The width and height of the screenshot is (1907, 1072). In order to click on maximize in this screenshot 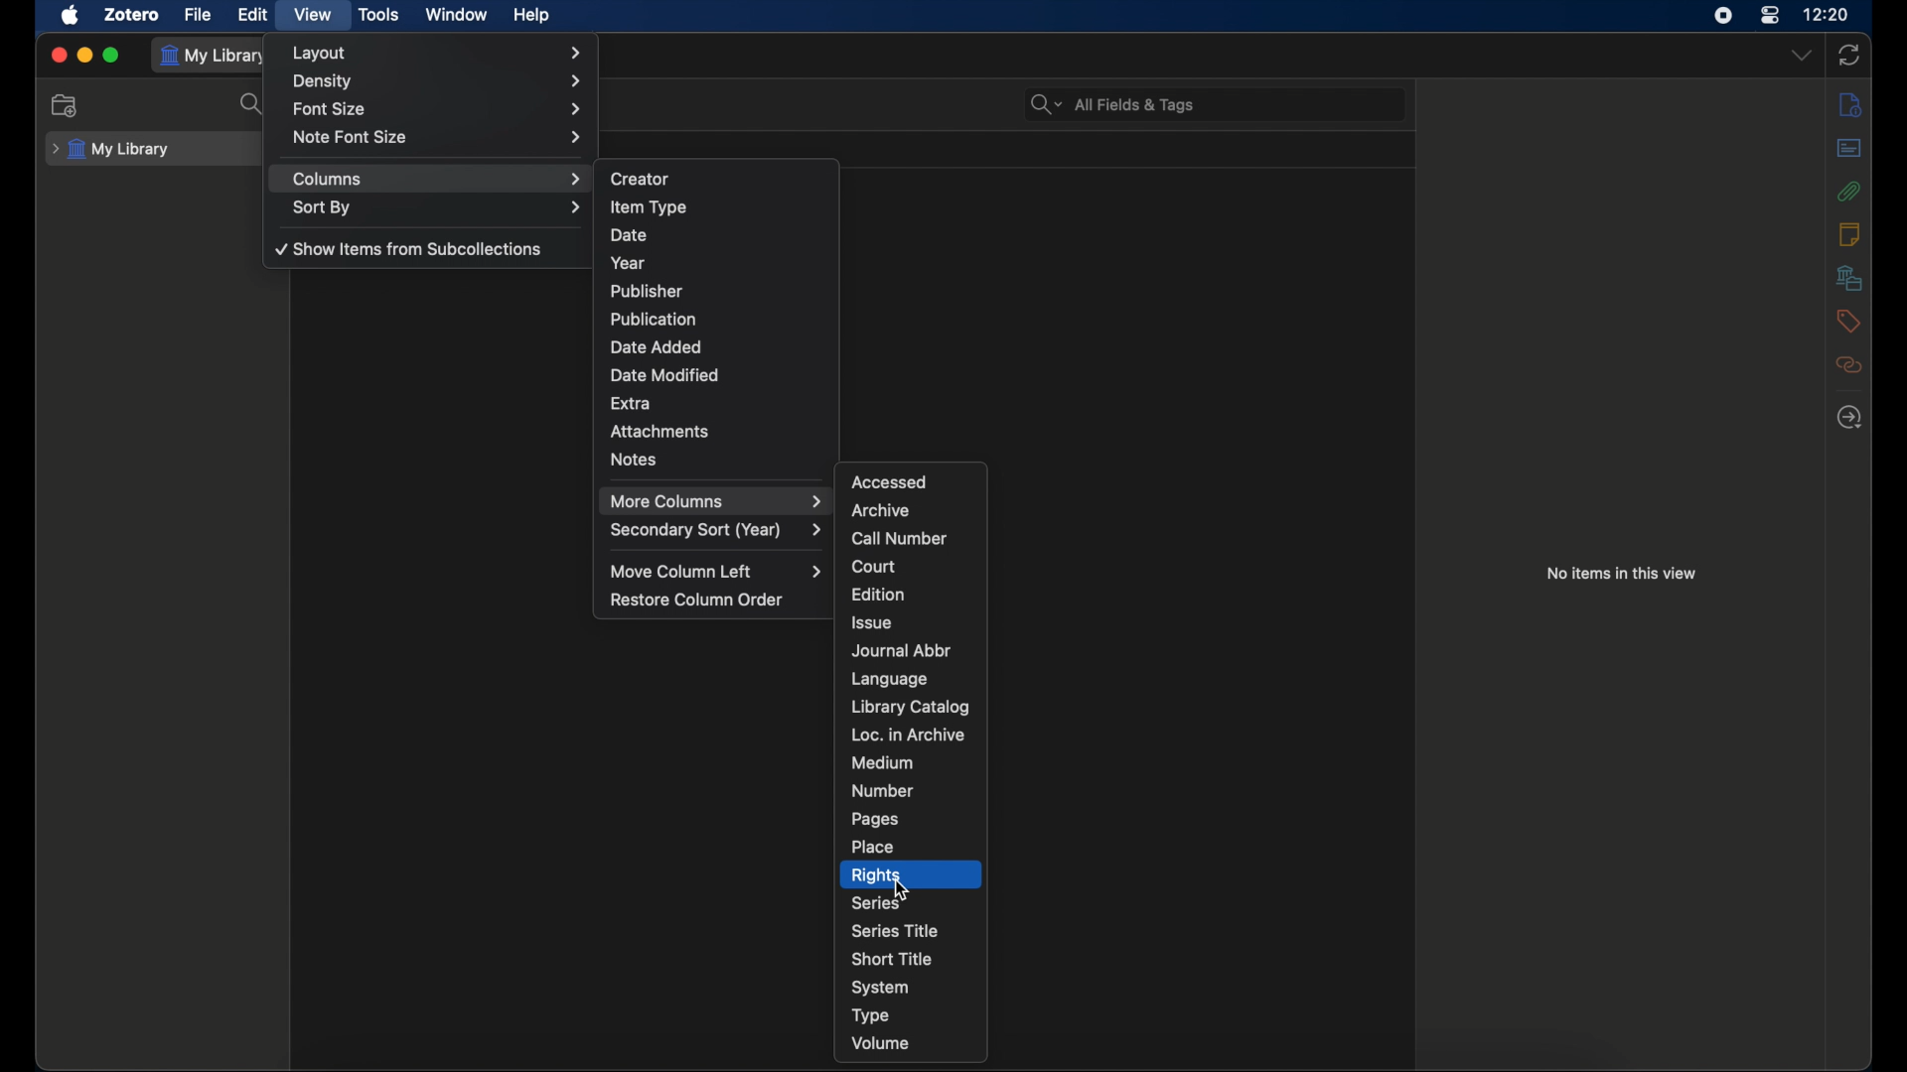, I will do `click(113, 56)`.